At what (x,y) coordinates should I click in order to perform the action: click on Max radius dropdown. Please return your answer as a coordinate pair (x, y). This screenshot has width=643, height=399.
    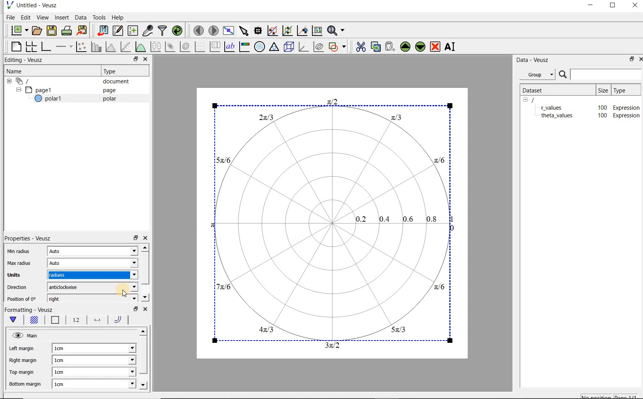
    Looking at the image, I should click on (127, 263).